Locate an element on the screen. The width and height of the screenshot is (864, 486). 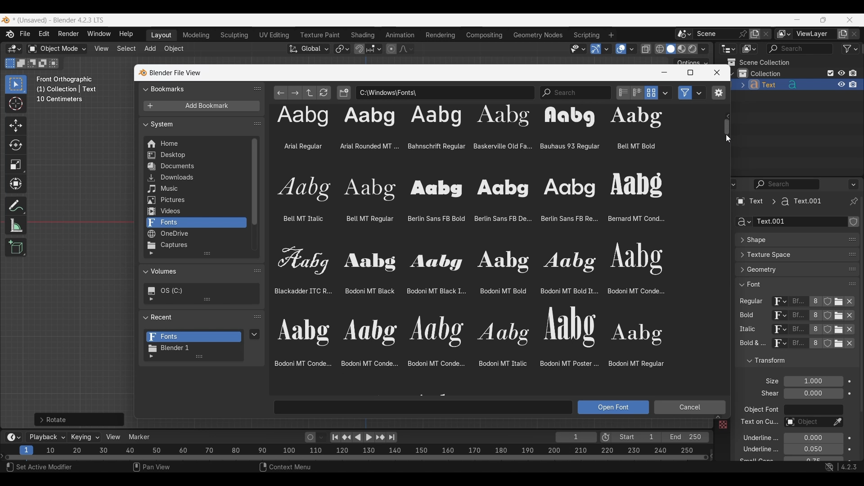
Object font is located at coordinates (813, 410).